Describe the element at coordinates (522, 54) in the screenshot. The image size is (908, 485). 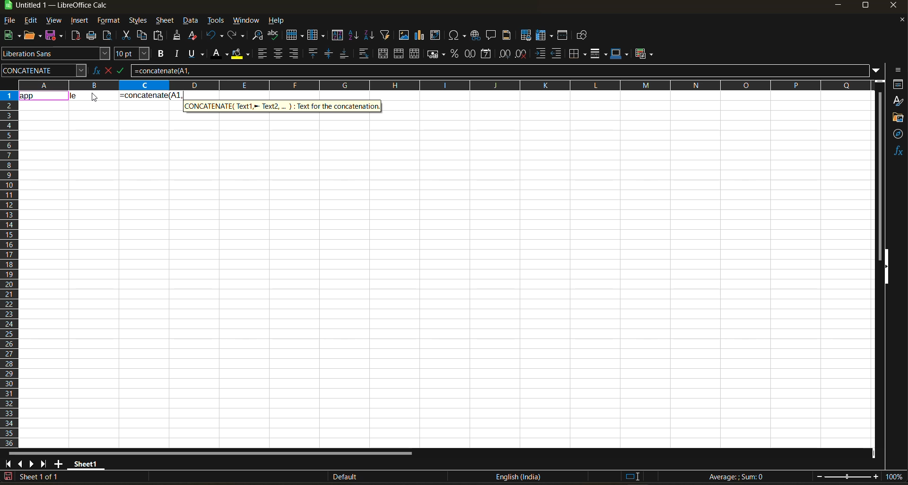
I see `delete decimal place` at that location.